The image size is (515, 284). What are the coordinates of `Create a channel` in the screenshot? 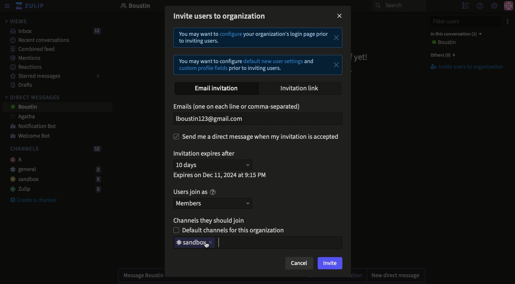 It's located at (34, 200).